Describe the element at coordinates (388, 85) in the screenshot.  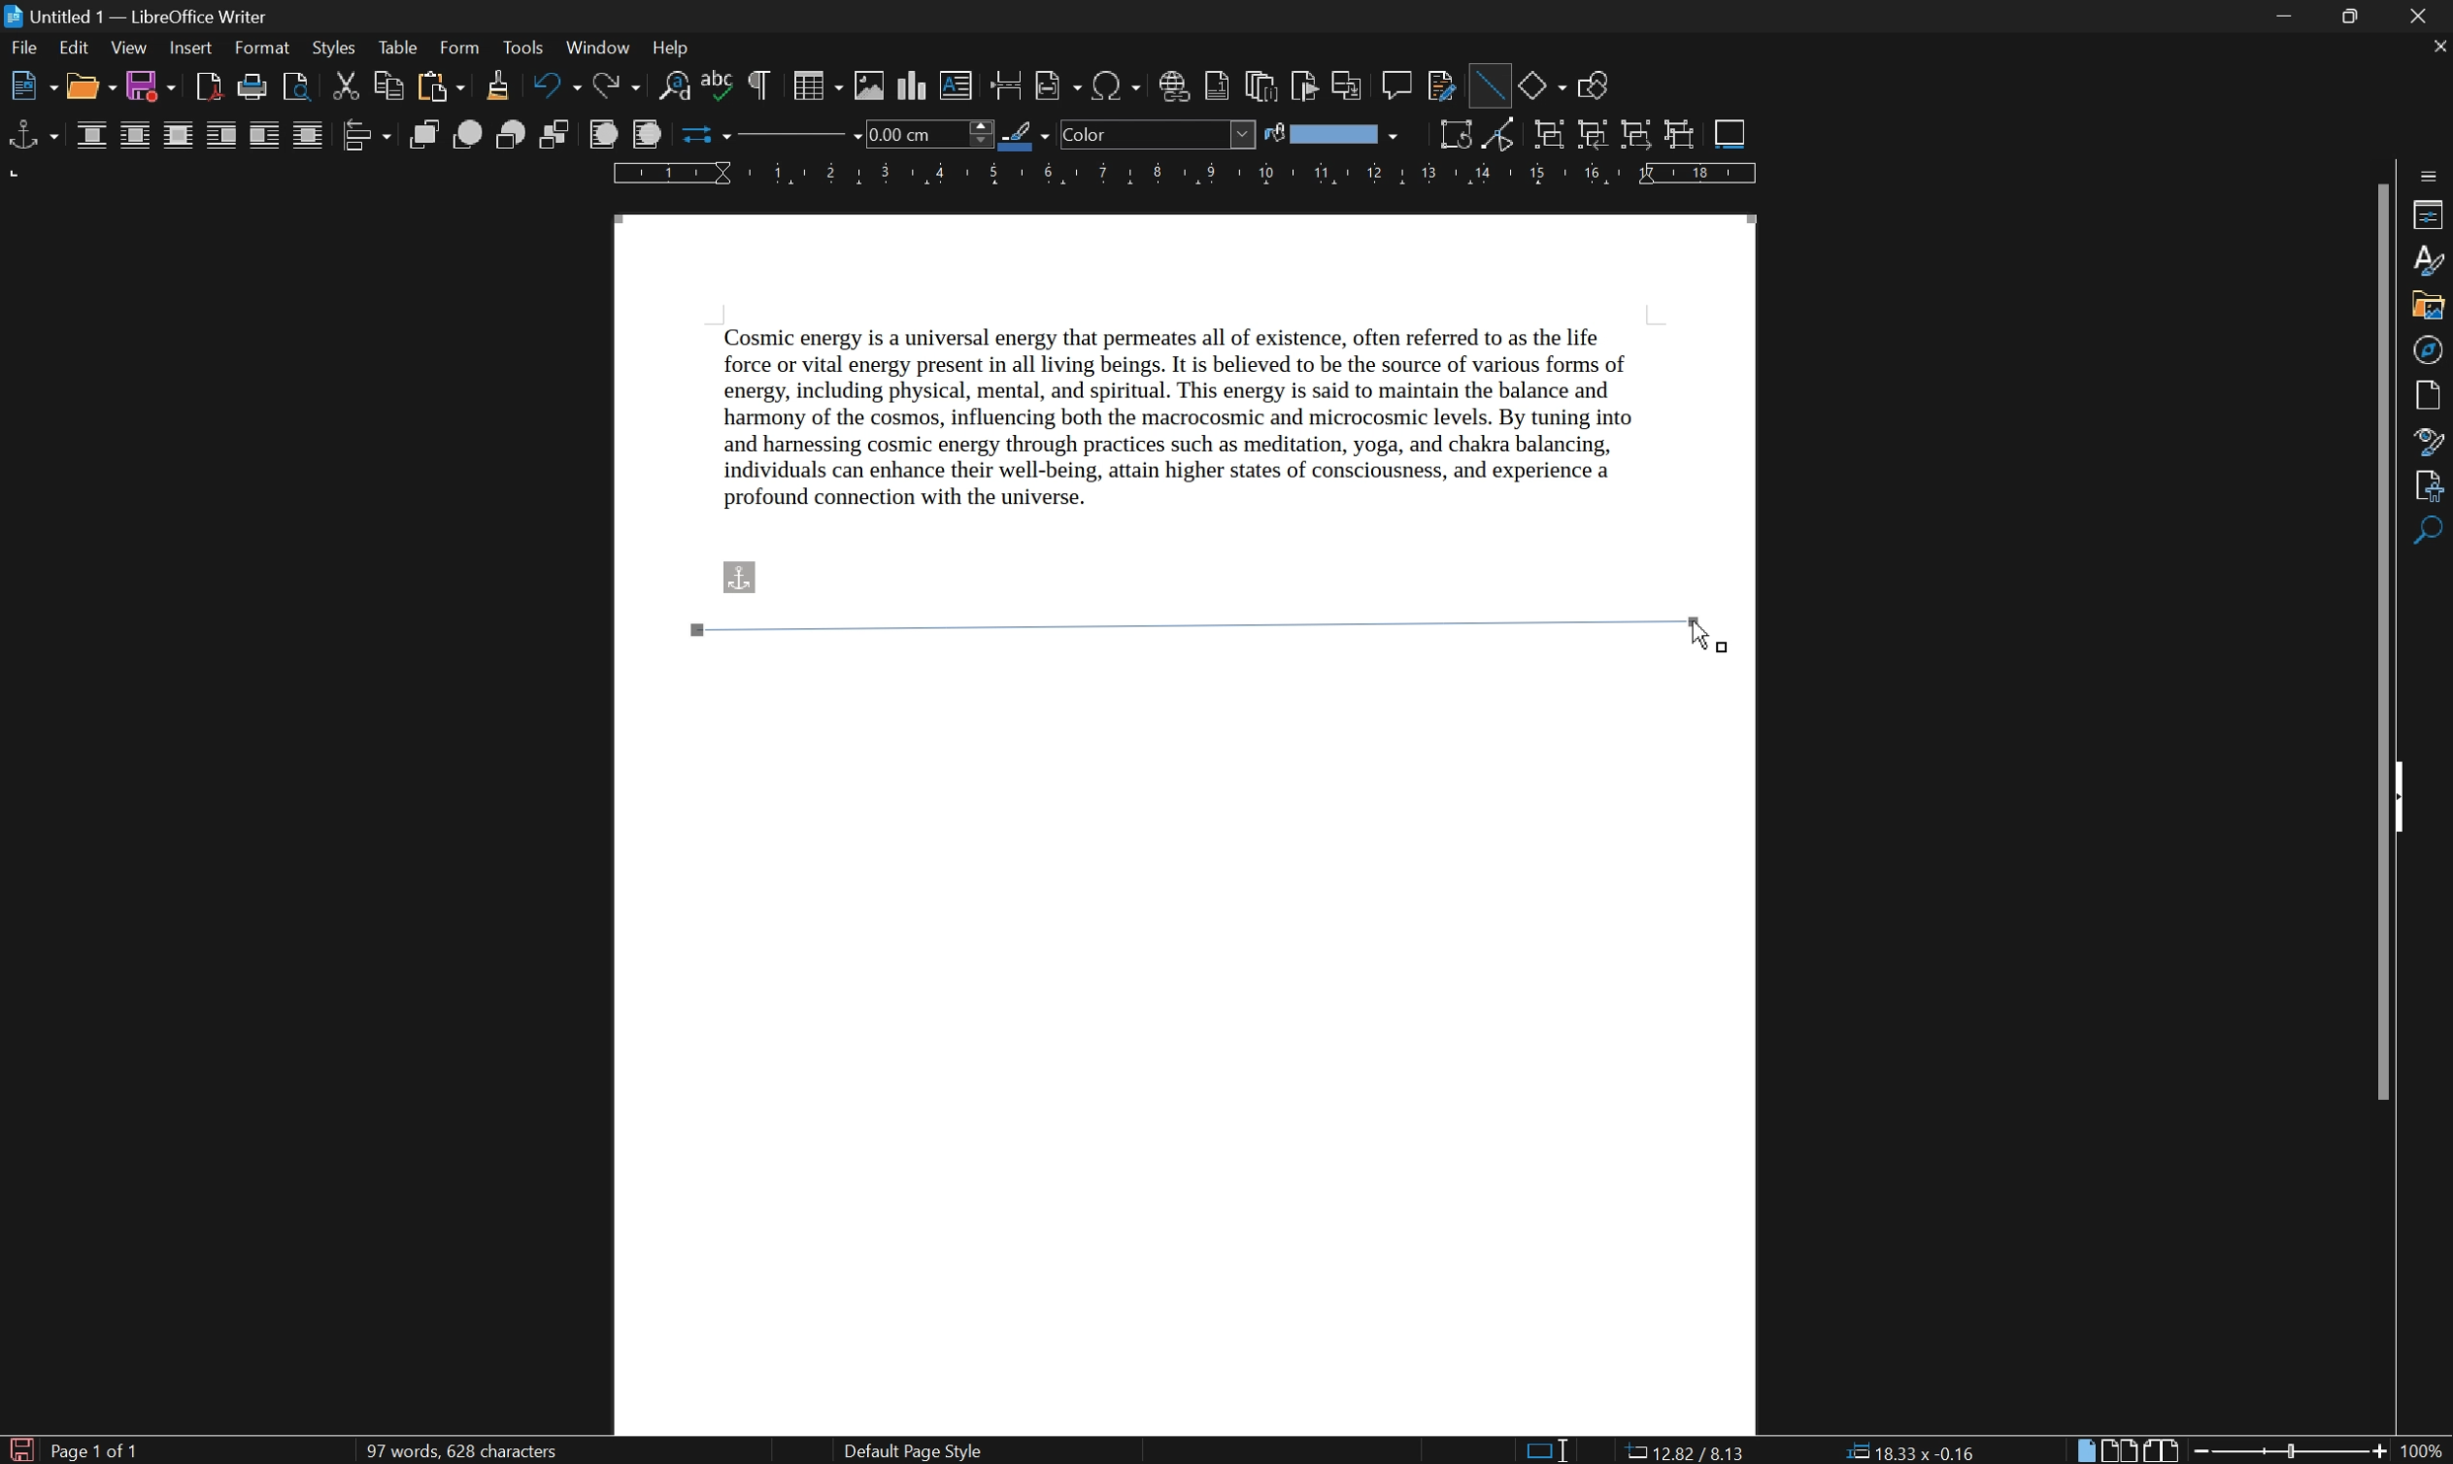
I see `copy` at that location.